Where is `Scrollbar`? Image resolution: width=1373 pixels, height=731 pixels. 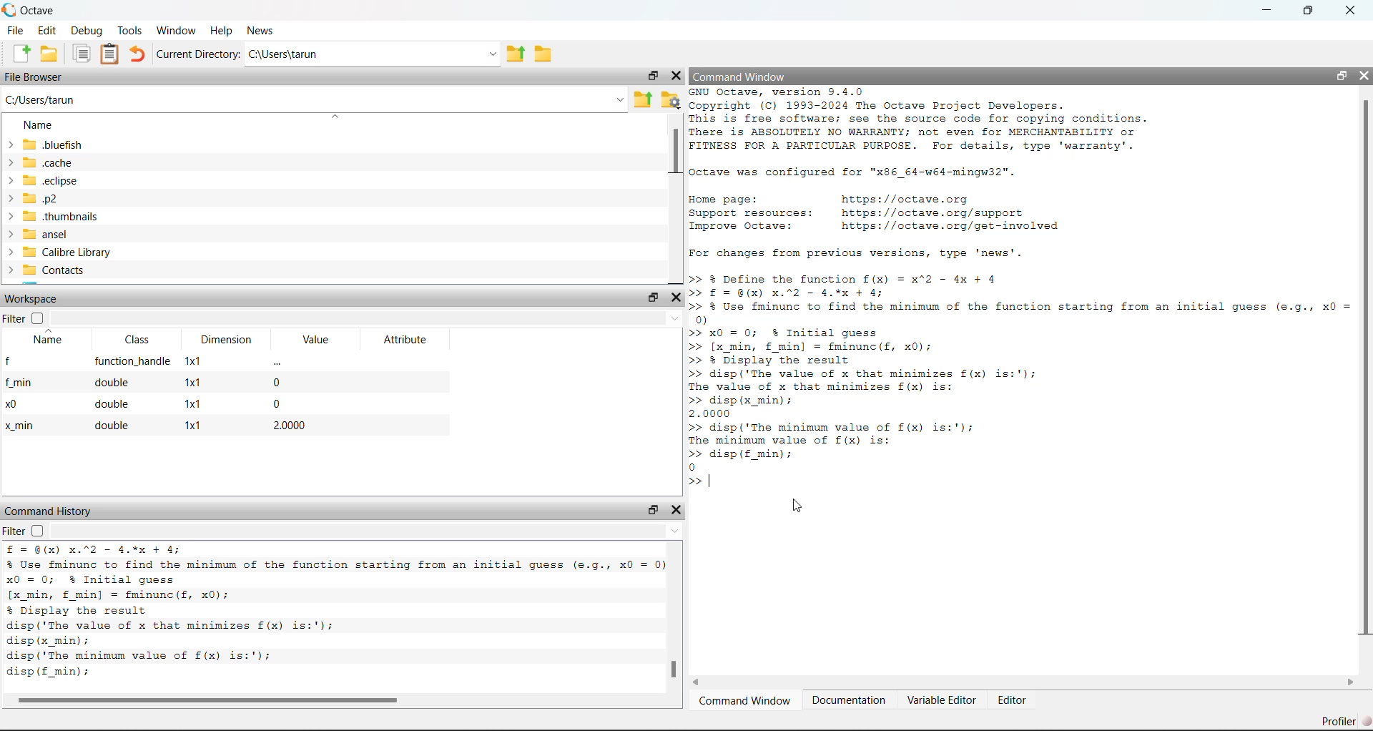
Scrollbar is located at coordinates (219, 698).